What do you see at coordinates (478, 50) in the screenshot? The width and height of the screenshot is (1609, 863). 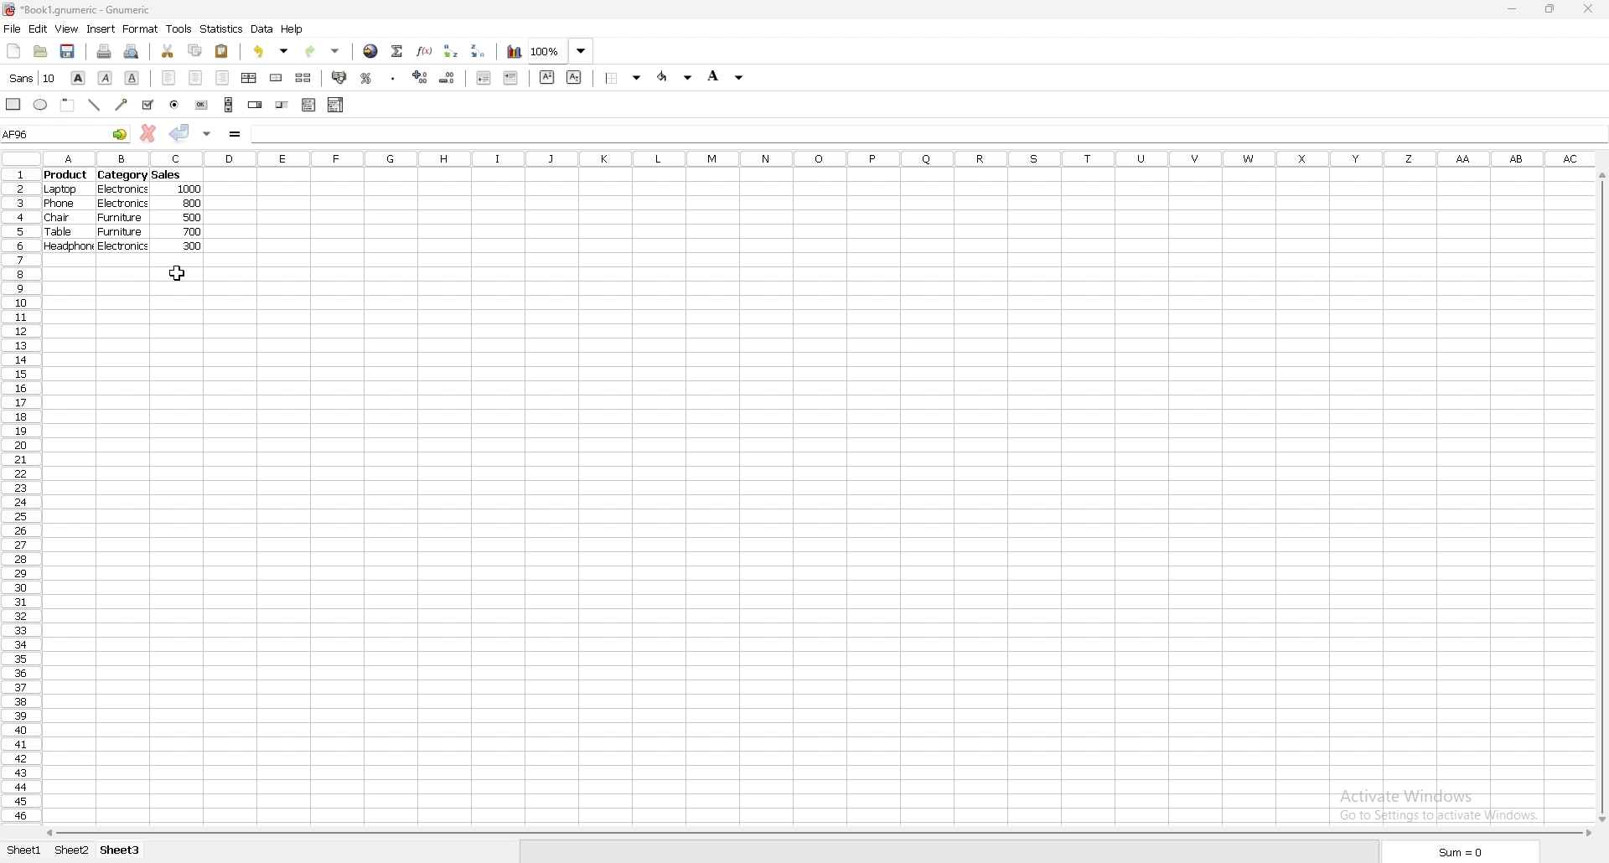 I see `sort descending` at bounding box center [478, 50].